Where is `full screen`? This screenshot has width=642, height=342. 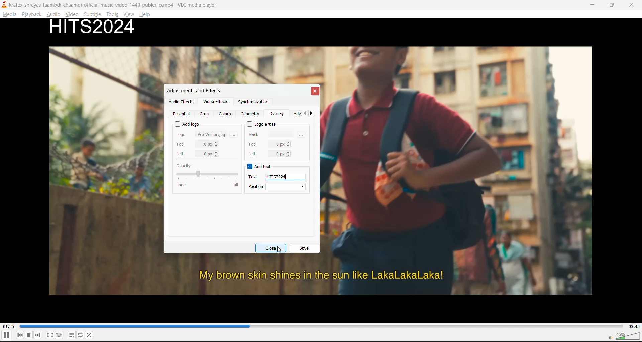
full screen is located at coordinates (50, 336).